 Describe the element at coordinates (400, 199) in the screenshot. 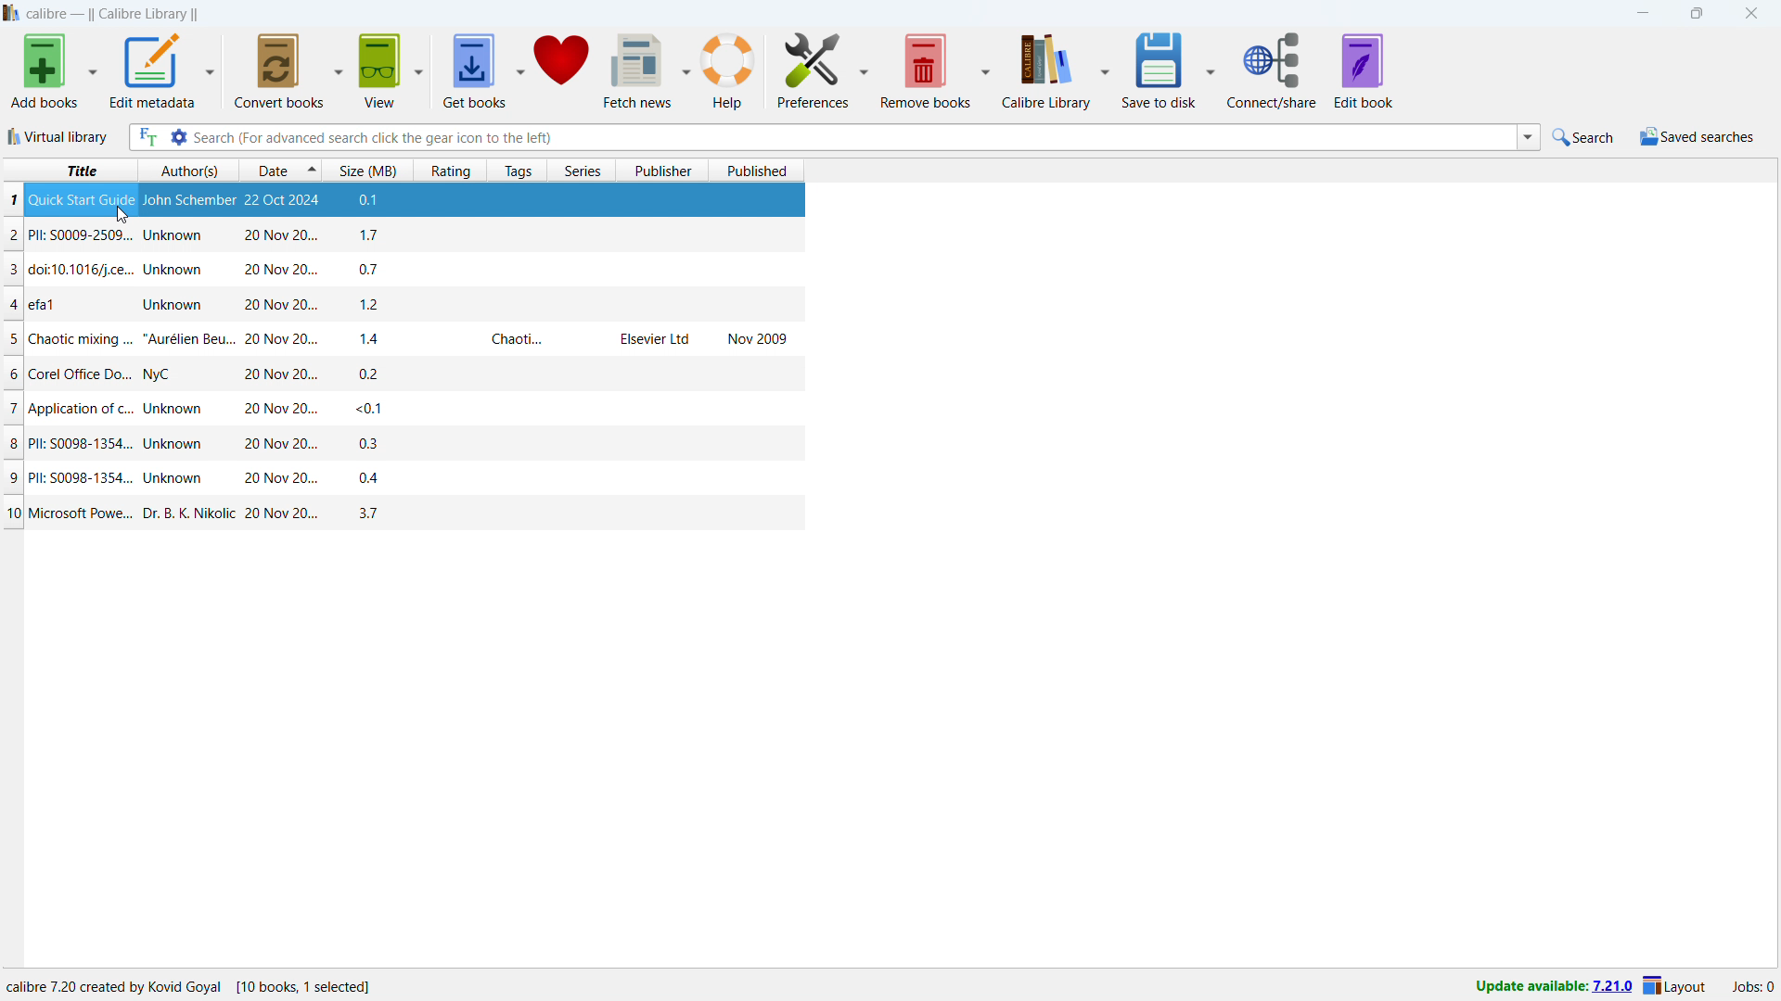

I see `book selected` at that location.